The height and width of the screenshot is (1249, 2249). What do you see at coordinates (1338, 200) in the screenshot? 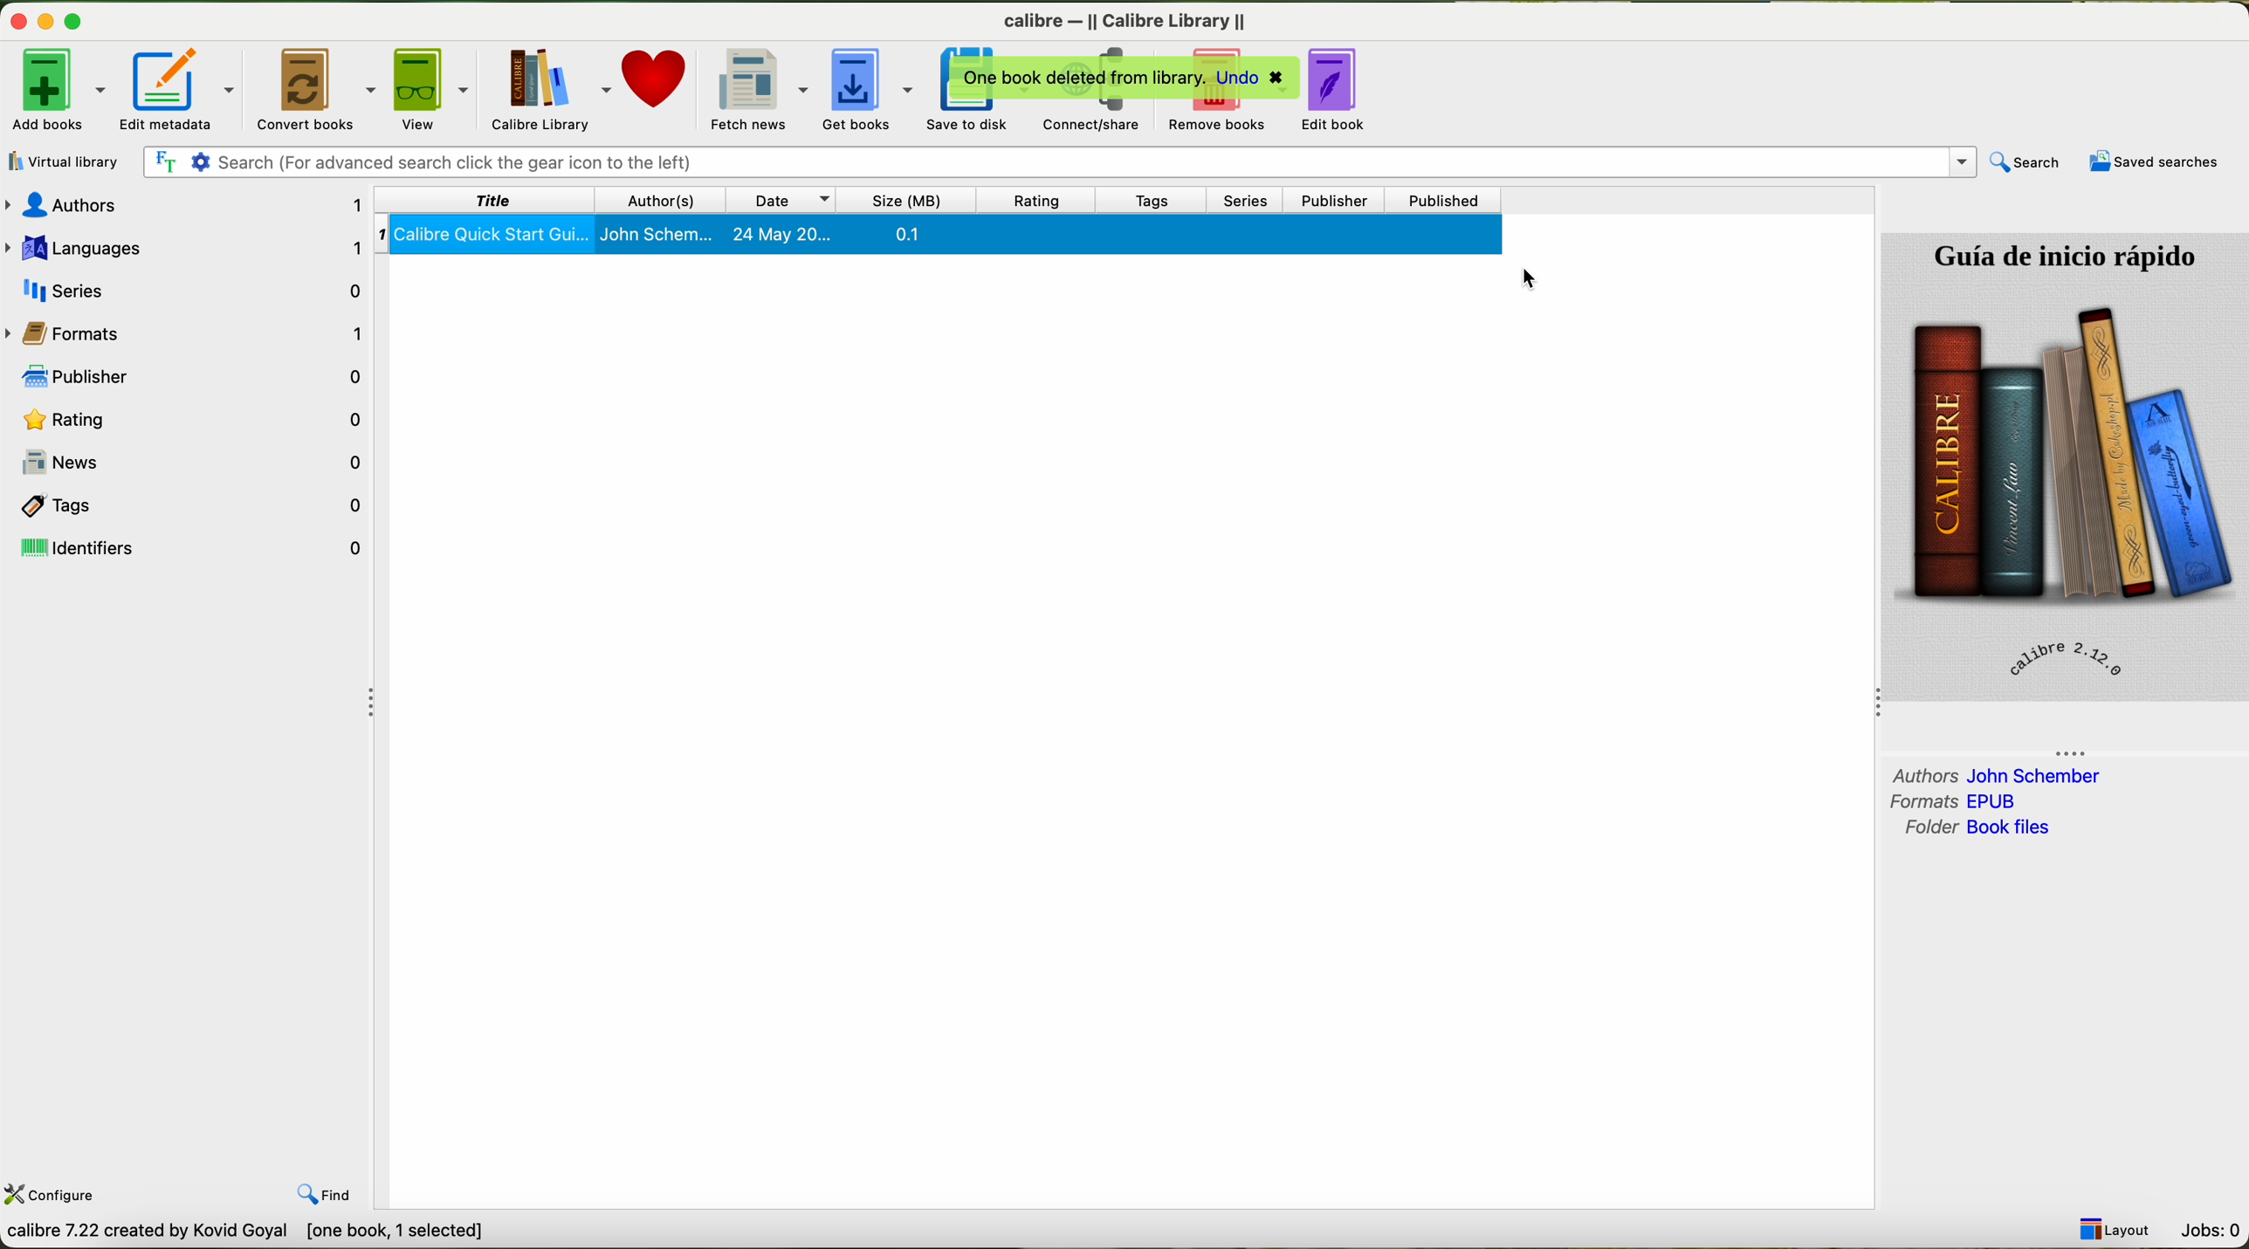
I see `publisher` at bounding box center [1338, 200].